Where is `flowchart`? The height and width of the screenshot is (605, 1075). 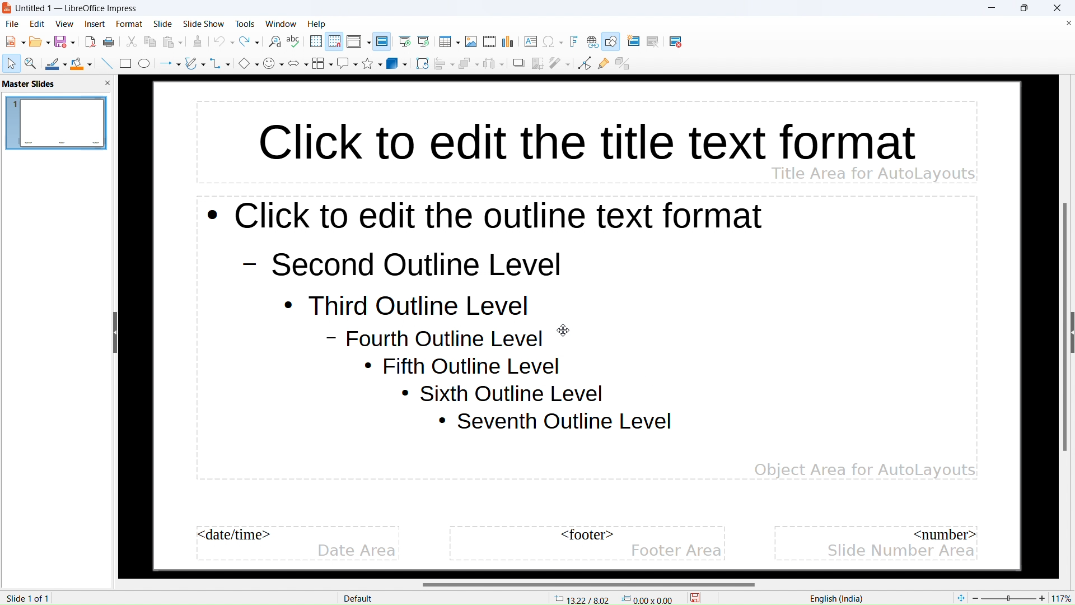
flowchart is located at coordinates (322, 63).